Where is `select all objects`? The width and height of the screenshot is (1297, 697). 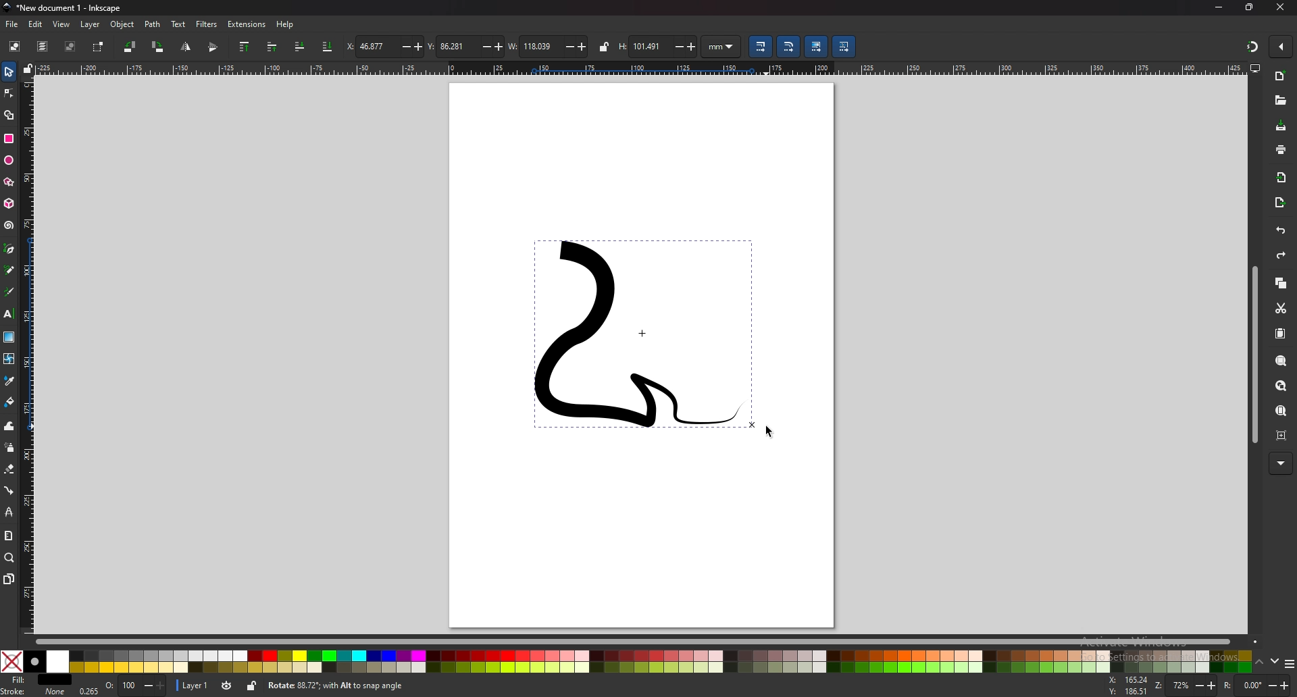 select all objects is located at coordinates (15, 45).